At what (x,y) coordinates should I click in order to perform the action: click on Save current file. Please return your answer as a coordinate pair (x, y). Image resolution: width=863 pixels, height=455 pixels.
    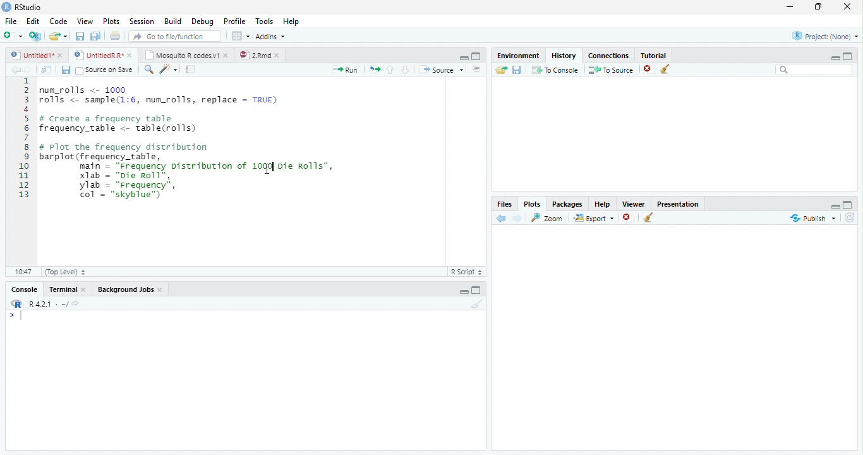
    Looking at the image, I should click on (80, 36).